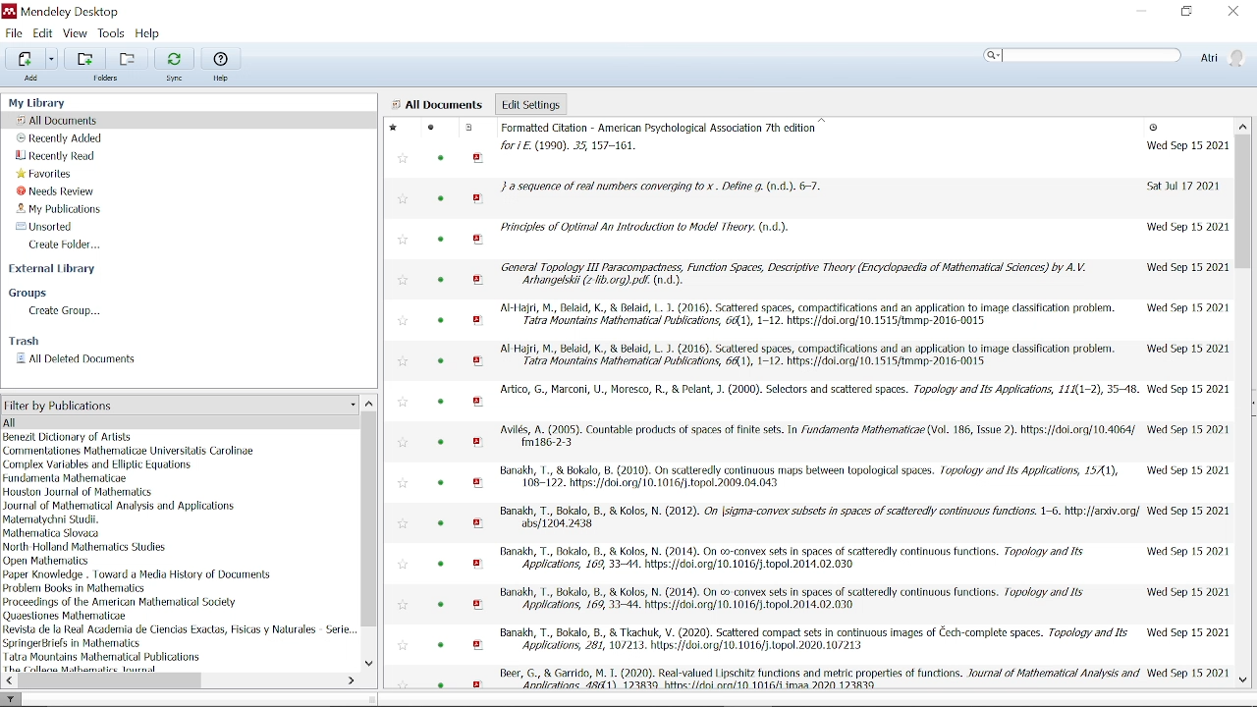  What do you see at coordinates (87, 59) in the screenshot?
I see `Add folders` at bounding box center [87, 59].